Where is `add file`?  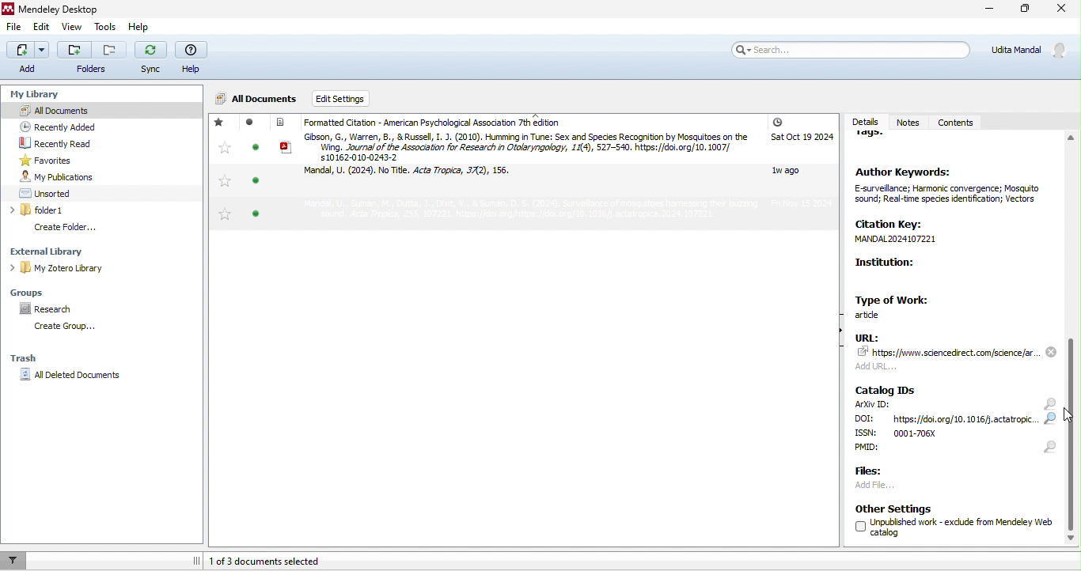 add file is located at coordinates (893, 487).